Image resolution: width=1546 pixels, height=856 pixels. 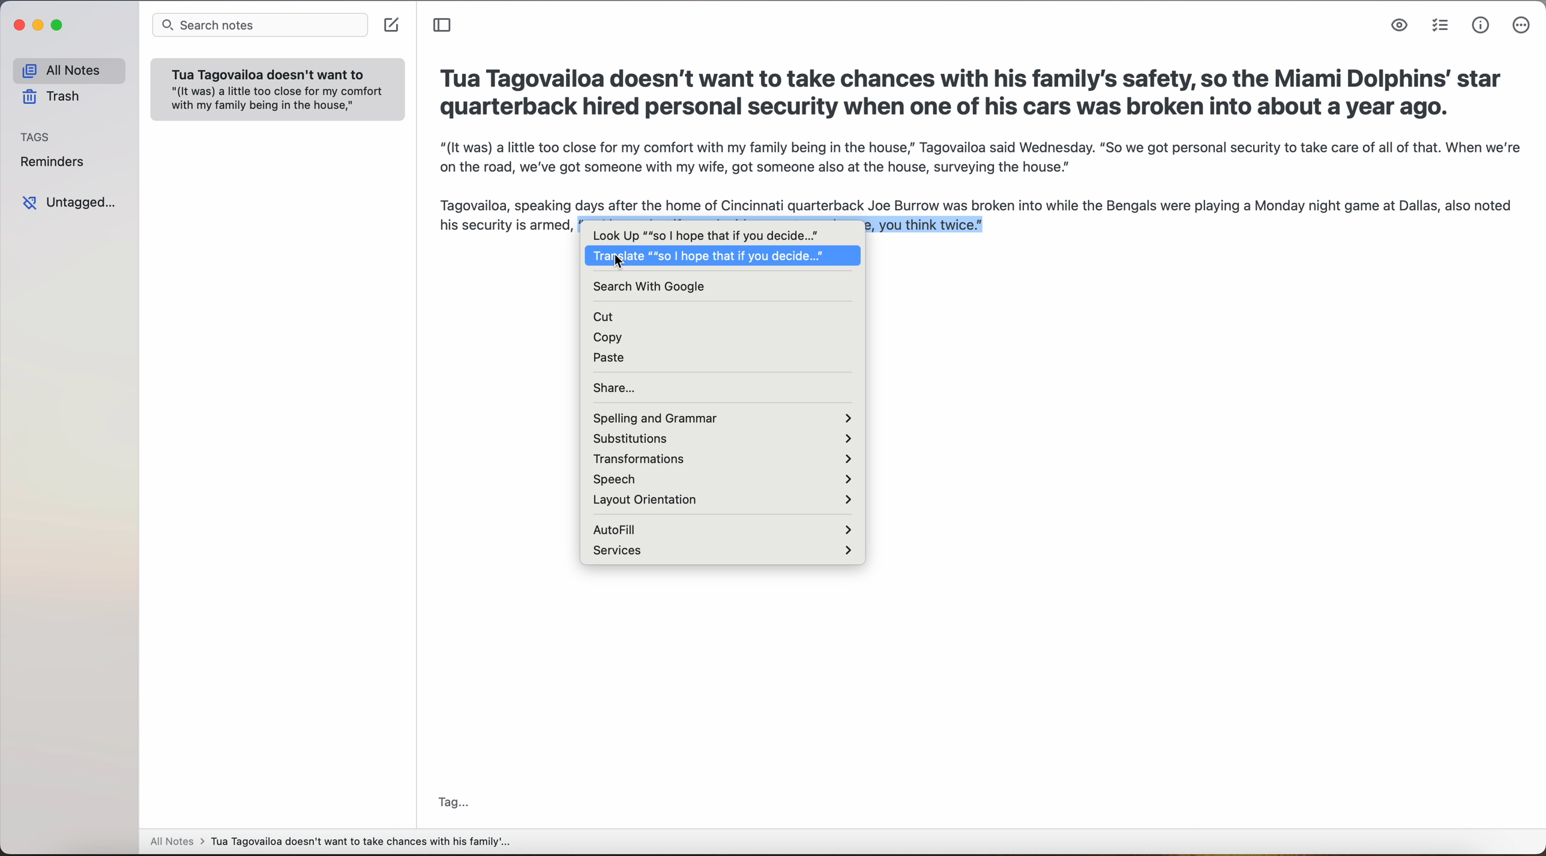 What do you see at coordinates (277, 89) in the screenshot?
I see `note: Tua Tagovailoa doesn't want to` at bounding box center [277, 89].